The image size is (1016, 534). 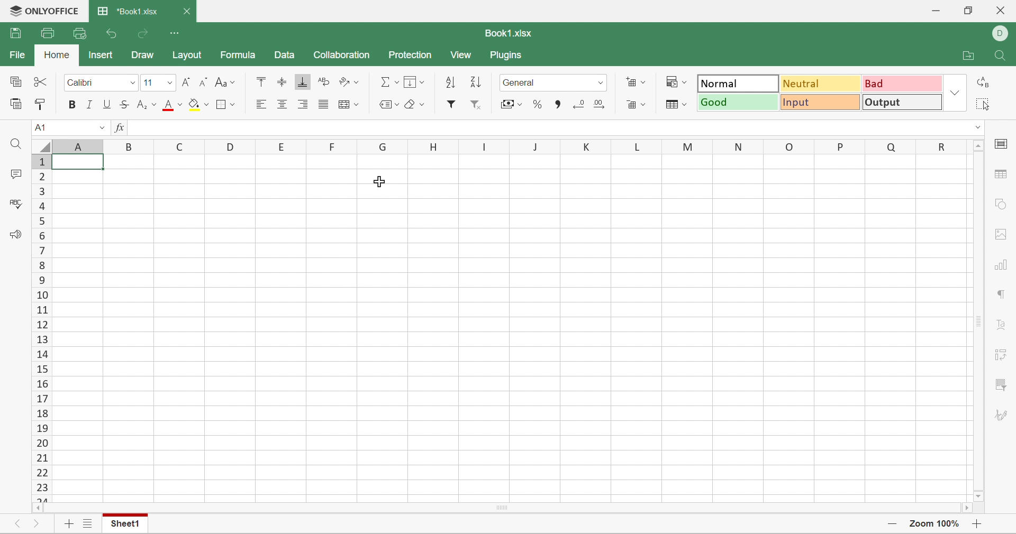 What do you see at coordinates (978, 145) in the screenshot?
I see `Scroll up` at bounding box center [978, 145].